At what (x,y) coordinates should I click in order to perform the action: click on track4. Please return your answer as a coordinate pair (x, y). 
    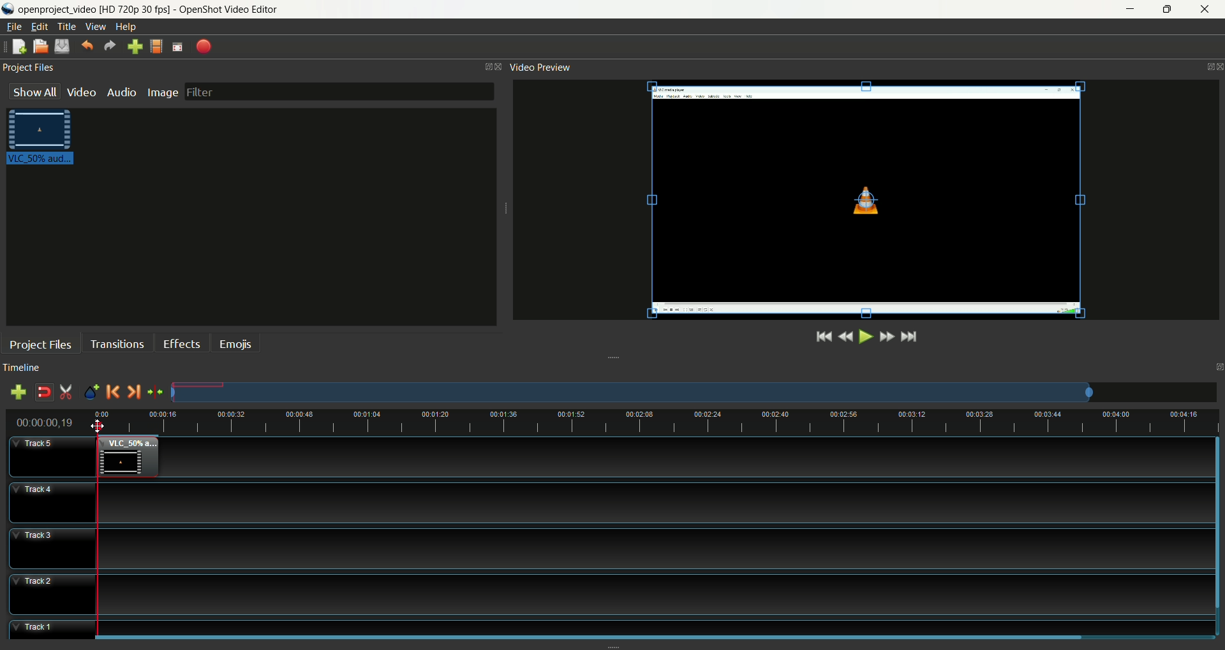
    Looking at the image, I should click on (52, 502).